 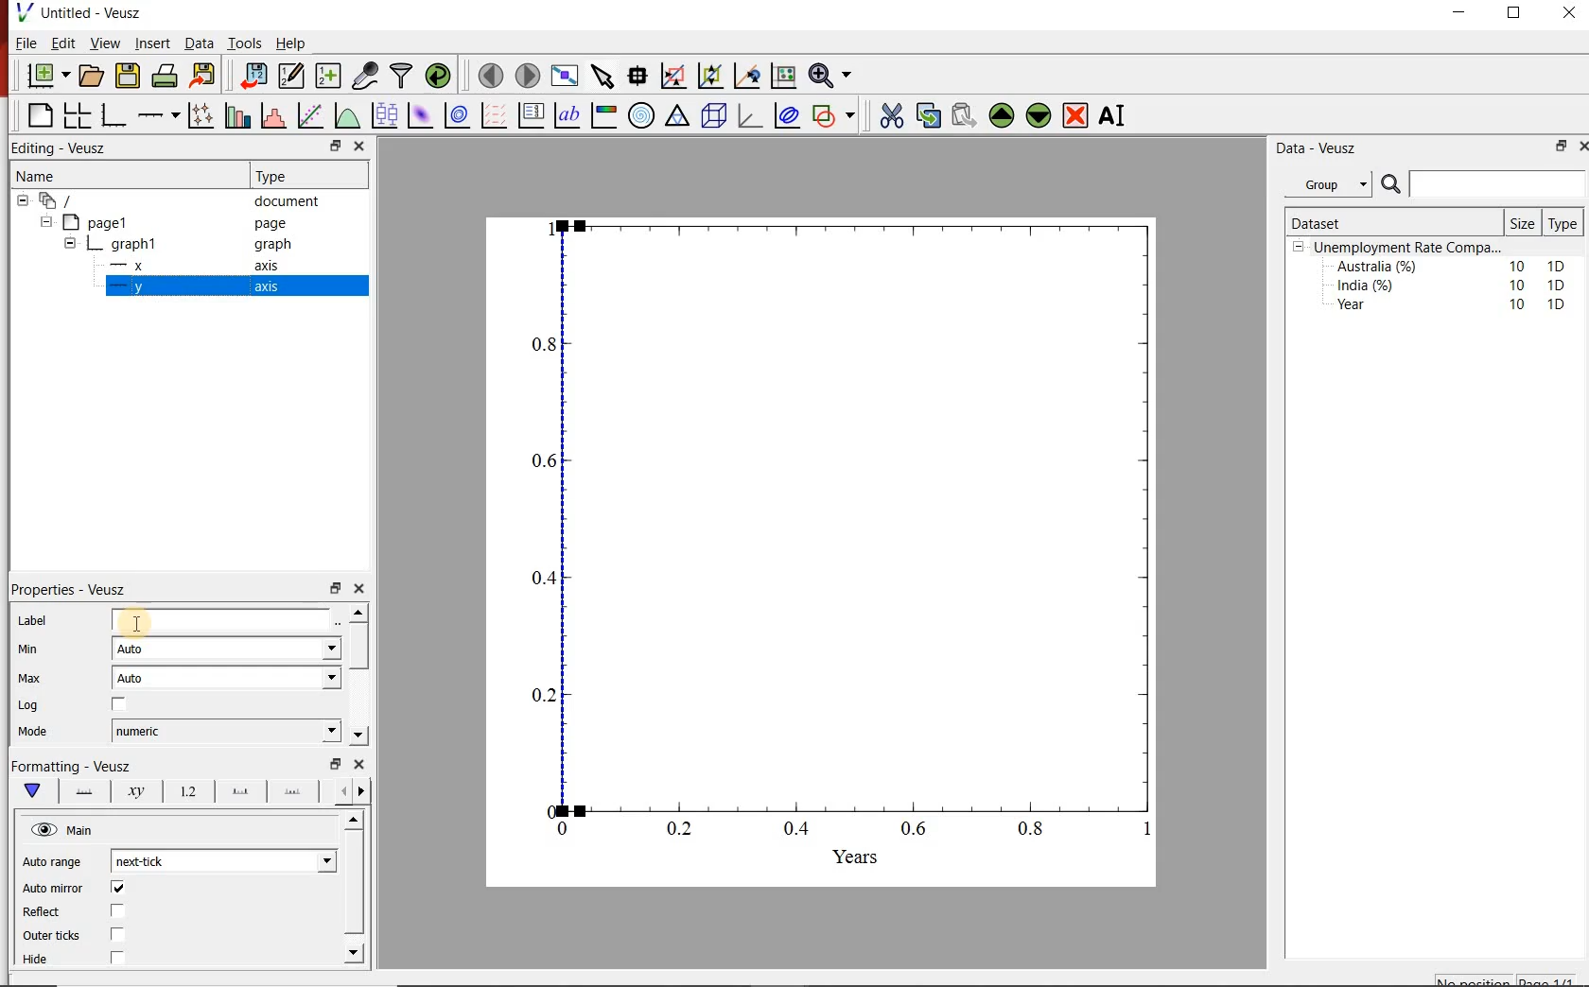 What do you see at coordinates (22, 43) in the screenshot?
I see `| File` at bounding box center [22, 43].